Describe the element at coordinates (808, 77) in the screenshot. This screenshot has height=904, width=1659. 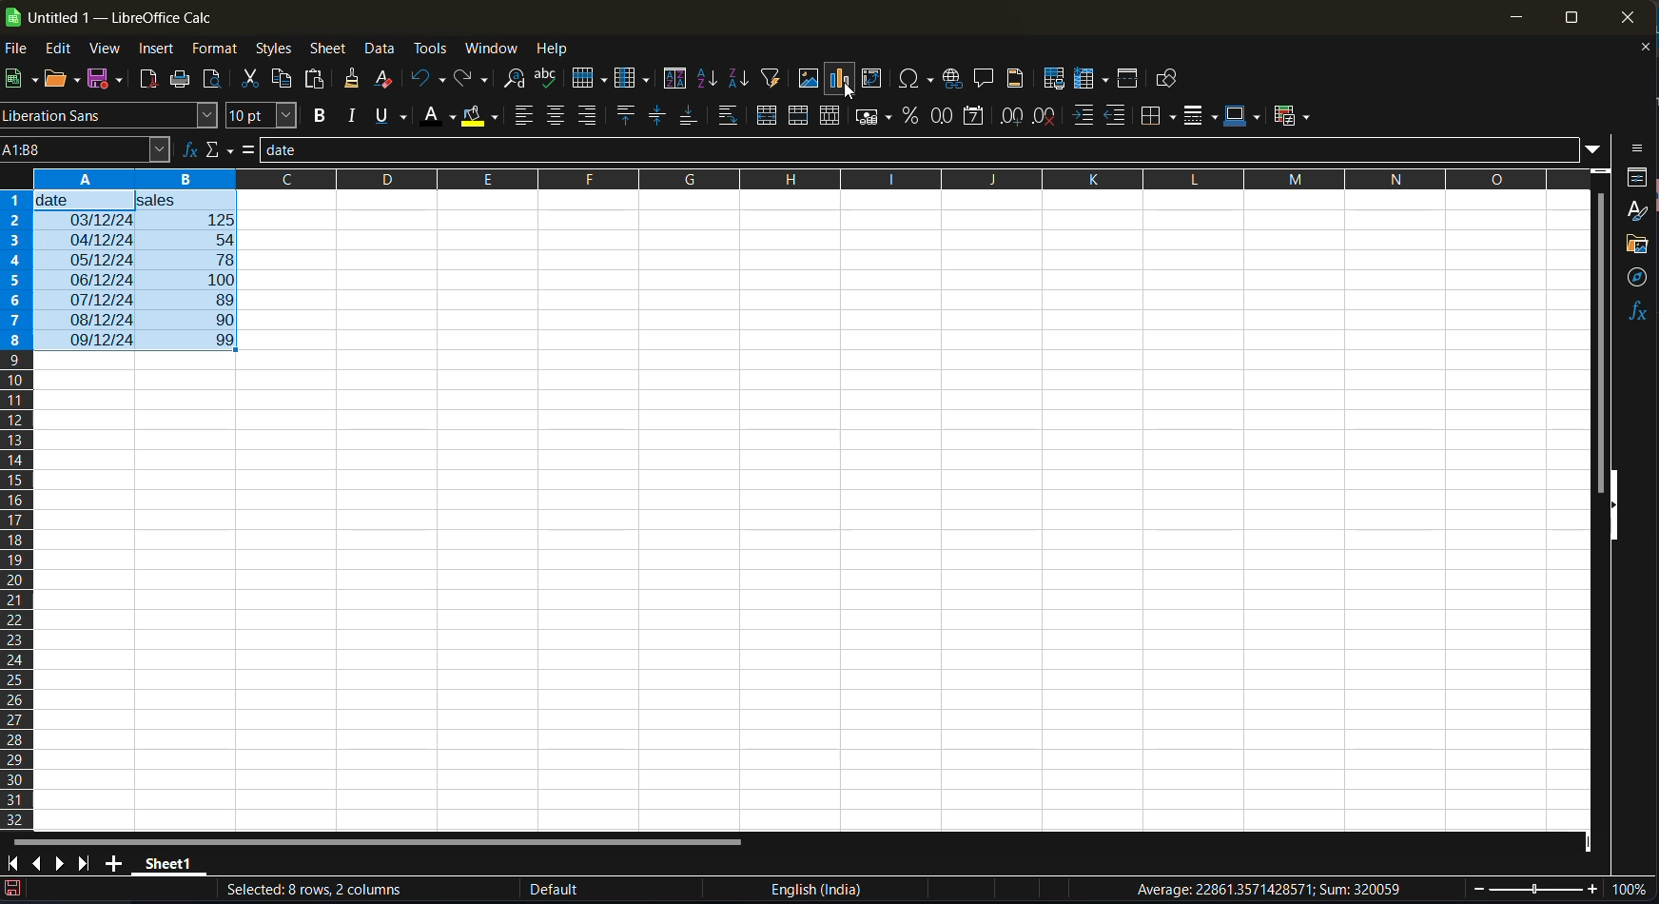
I see `insert image` at that location.